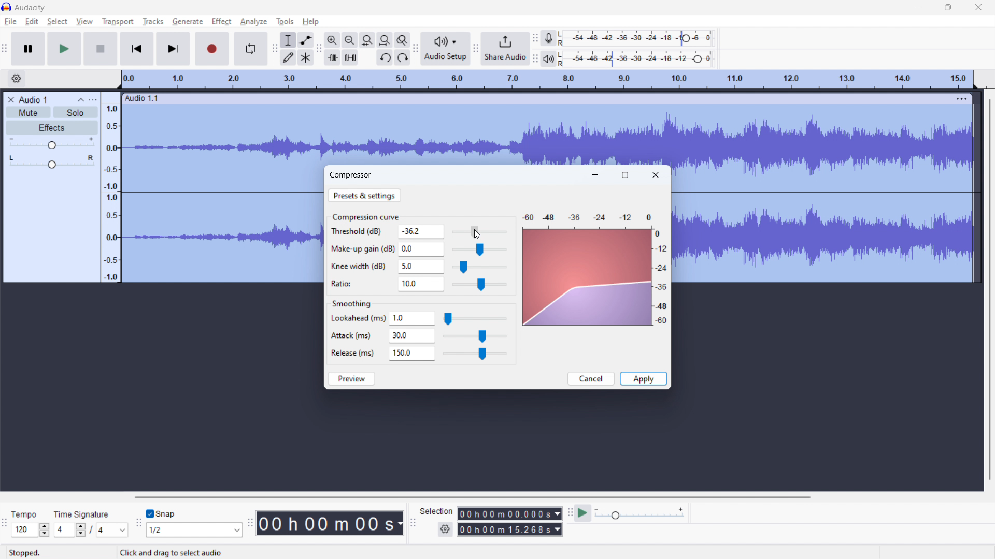 This screenshot has width=995, height=559. What do you see at coordinates (948, 7) in the screenshot?
I see `maximize` at bounding box center [948, 7].